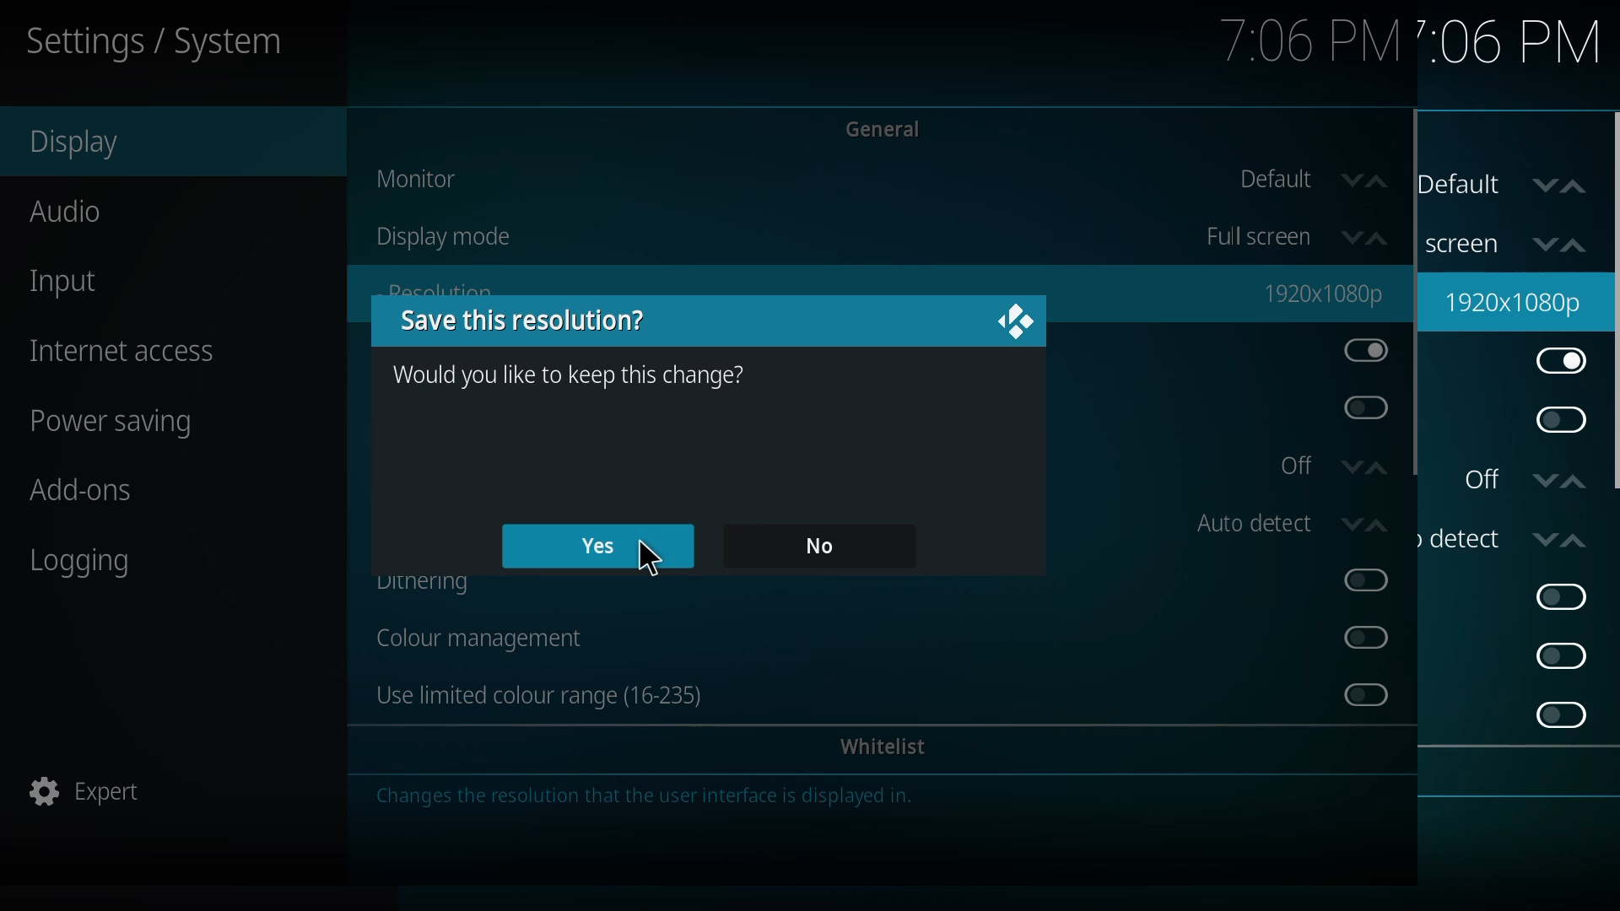 This screenshot has height=911, width=1620. I want to click on close, so click(1019, 320).